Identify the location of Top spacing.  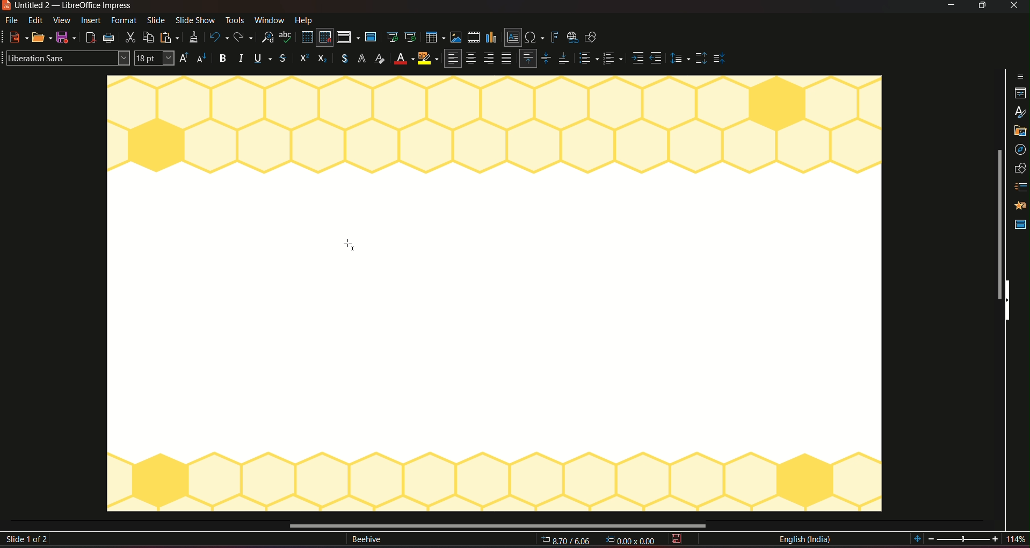
(701, 59).